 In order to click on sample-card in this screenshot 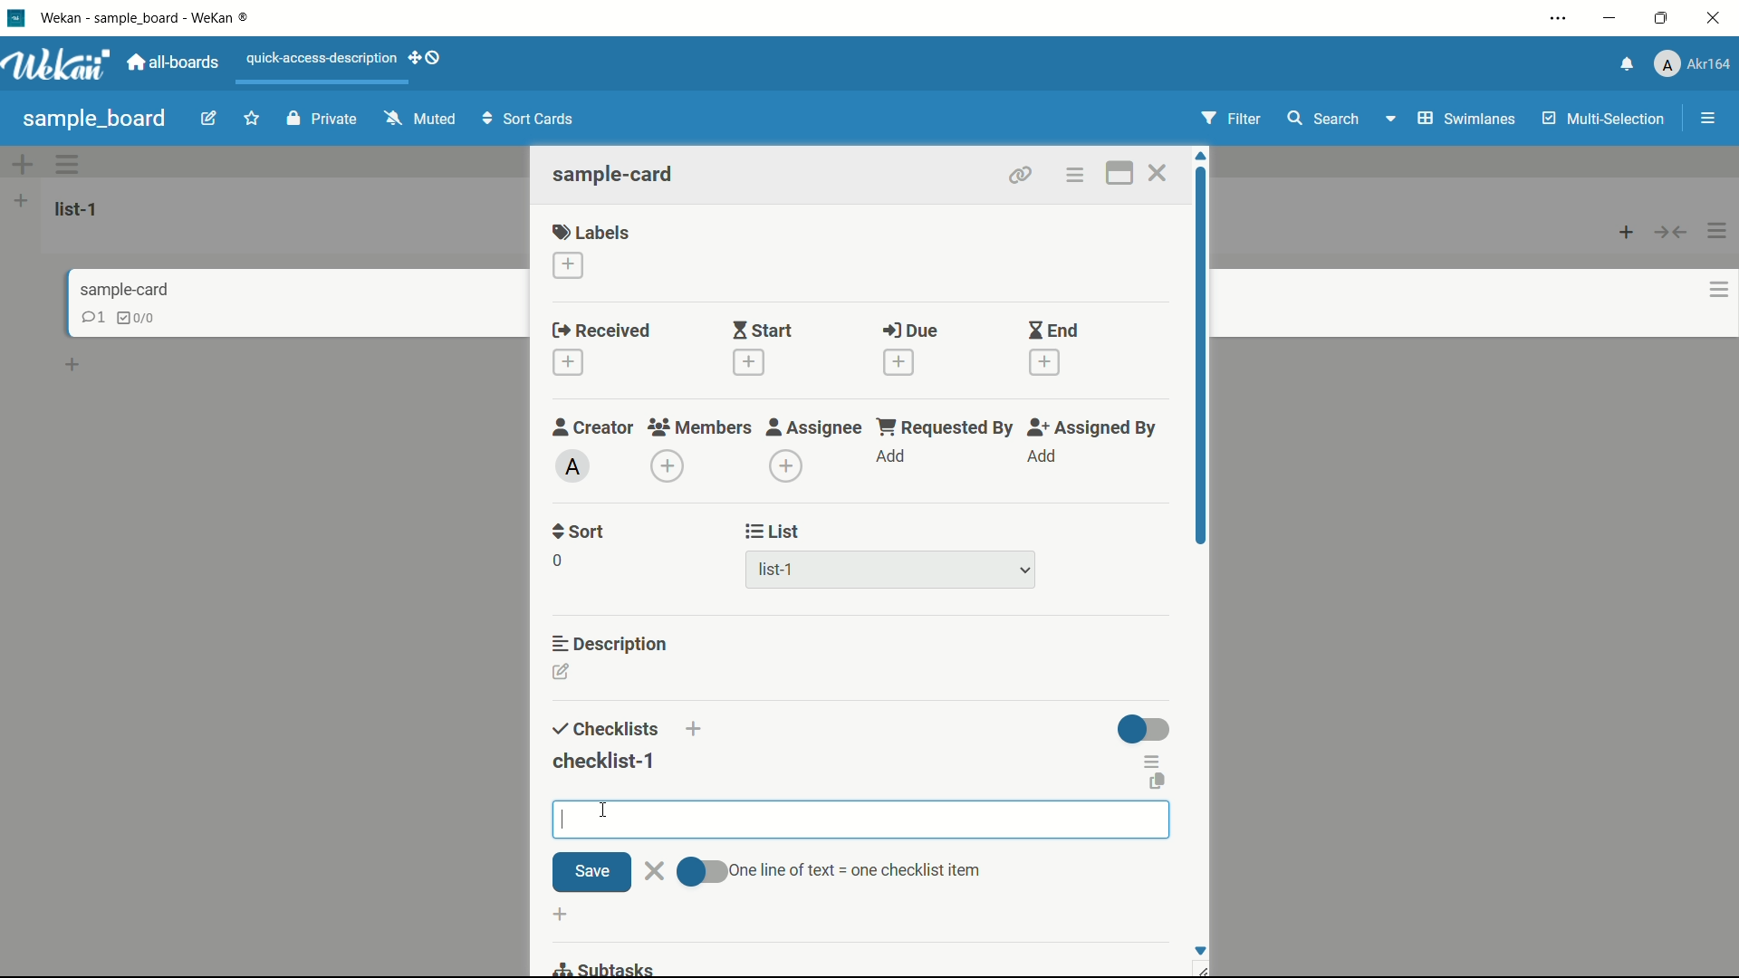, I will do `click(615, 174)`.